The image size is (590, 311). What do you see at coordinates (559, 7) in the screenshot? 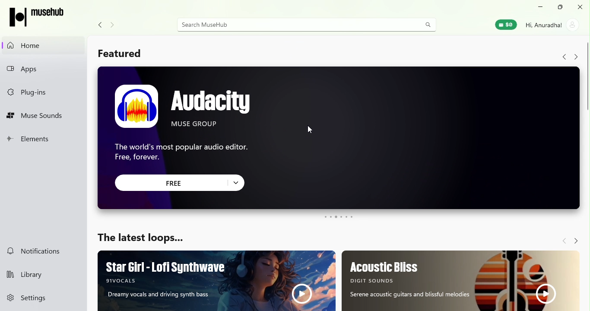
I see `Maximize` at bounding box center [559, 7].